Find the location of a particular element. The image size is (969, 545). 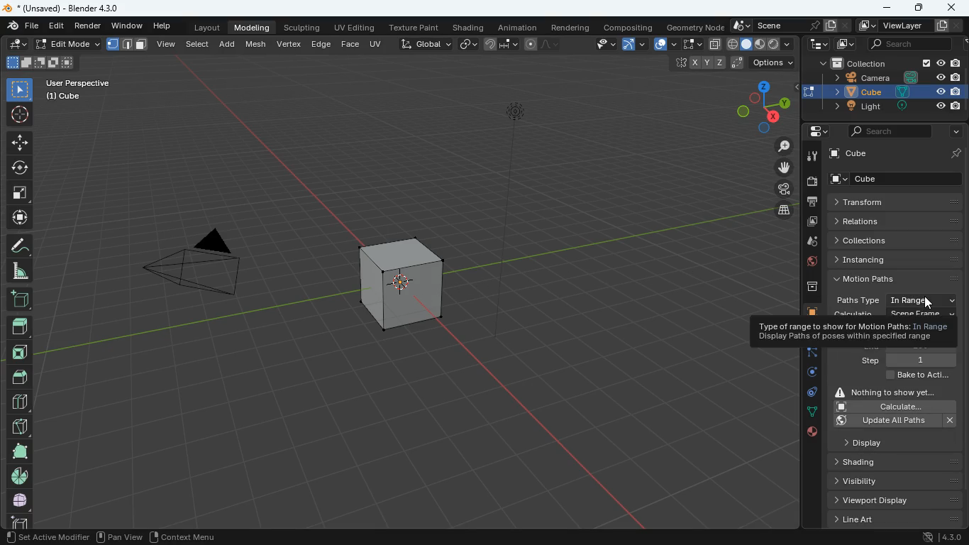

draw is located at coordinates (540, 44).